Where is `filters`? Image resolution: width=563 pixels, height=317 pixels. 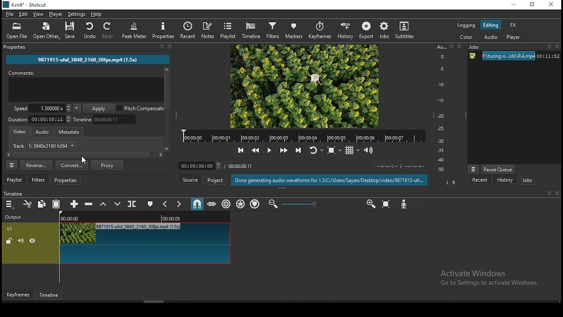
filters is located at coordinates (274, 29).